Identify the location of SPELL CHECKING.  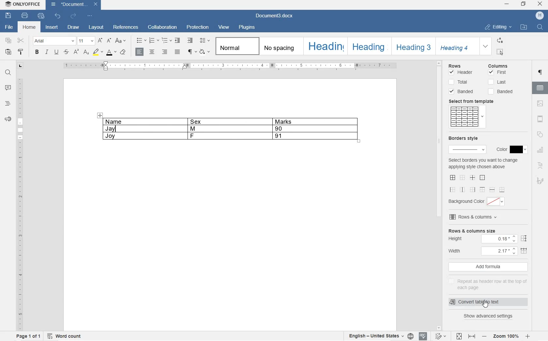
(423, 336).